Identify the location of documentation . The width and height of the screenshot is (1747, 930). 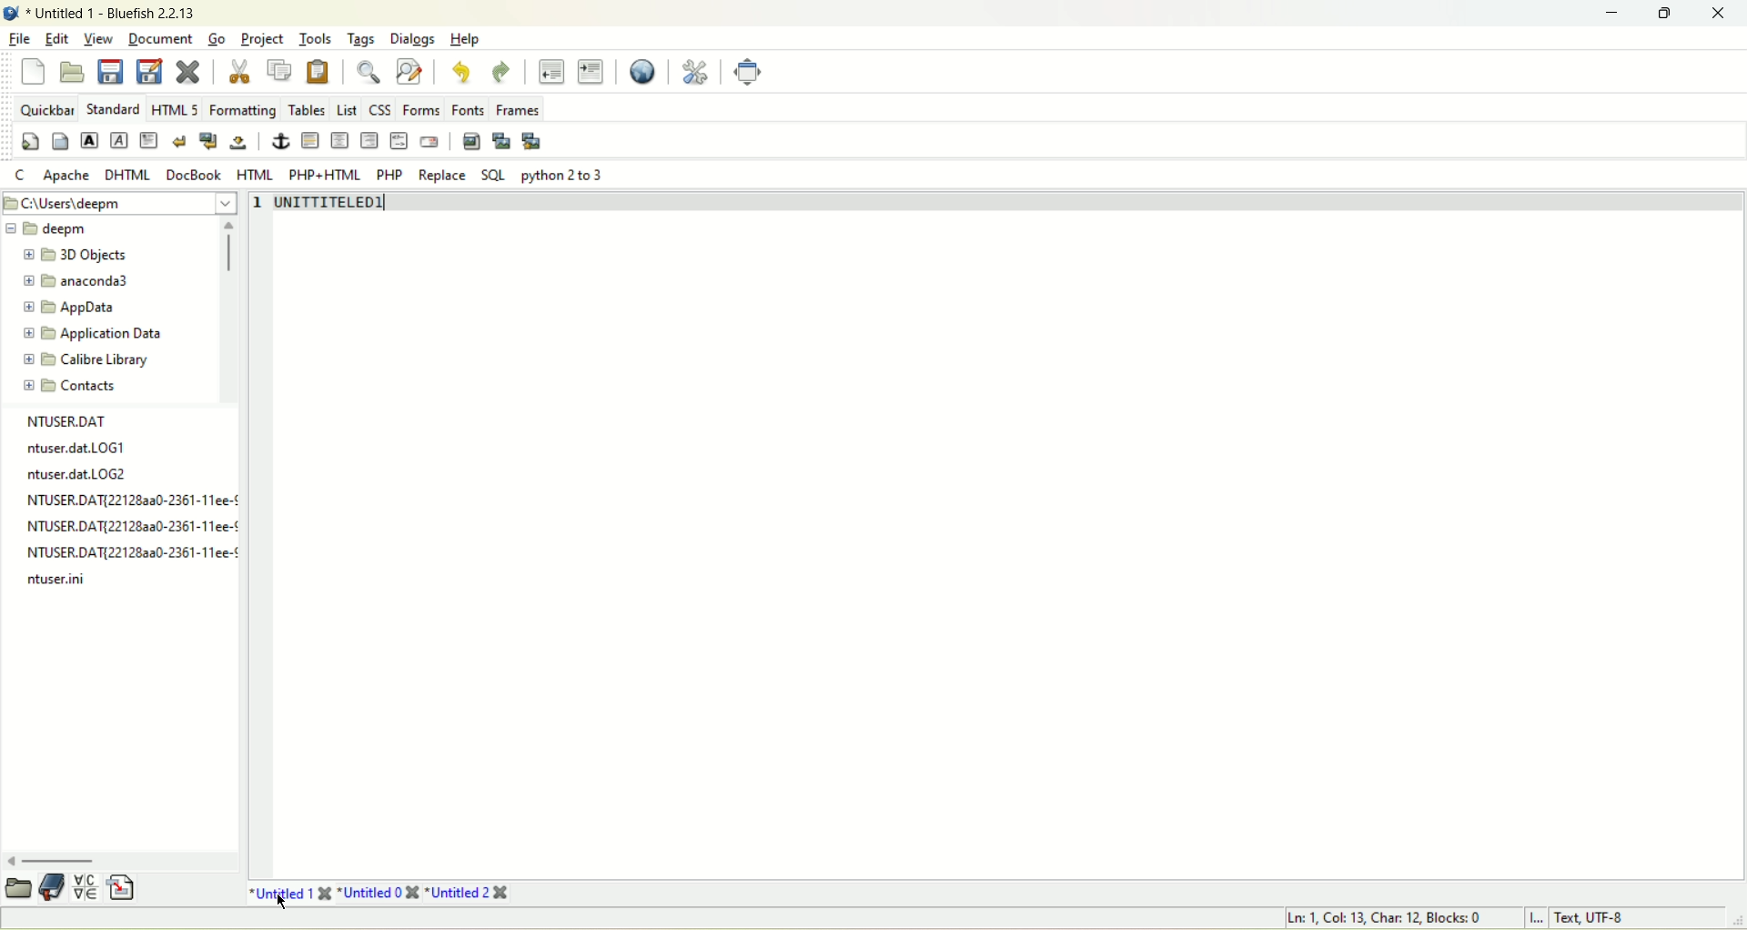
(51, 889).